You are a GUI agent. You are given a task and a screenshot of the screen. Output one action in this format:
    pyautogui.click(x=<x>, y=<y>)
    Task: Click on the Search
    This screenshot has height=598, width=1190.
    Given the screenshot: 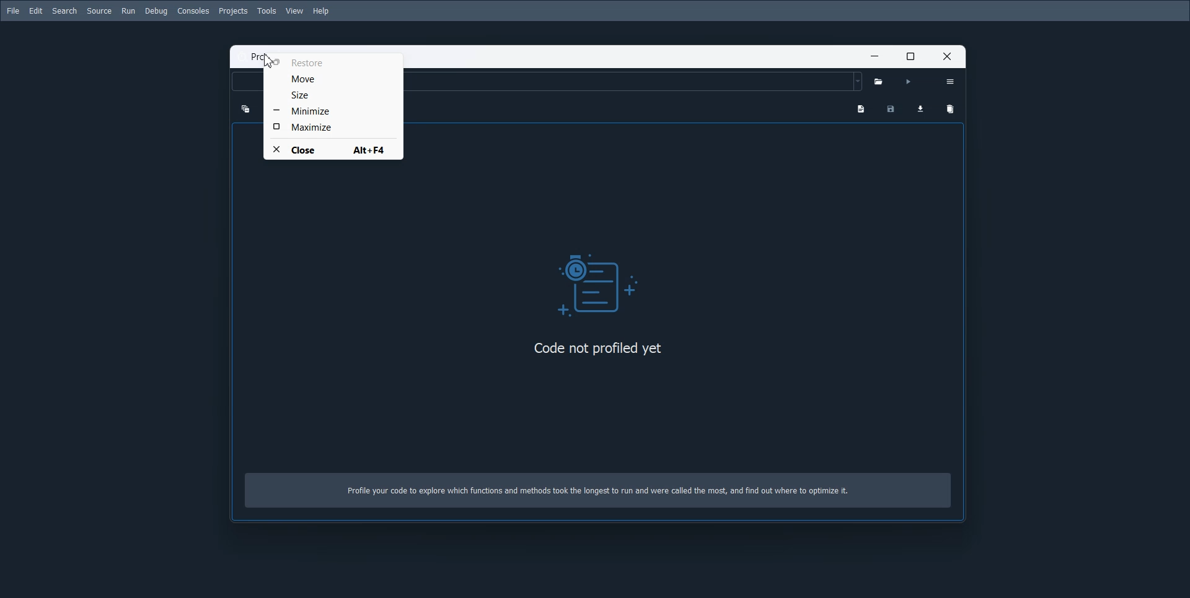 What is the action you would take?
    pyautogui.click(x=65, y=11)
    